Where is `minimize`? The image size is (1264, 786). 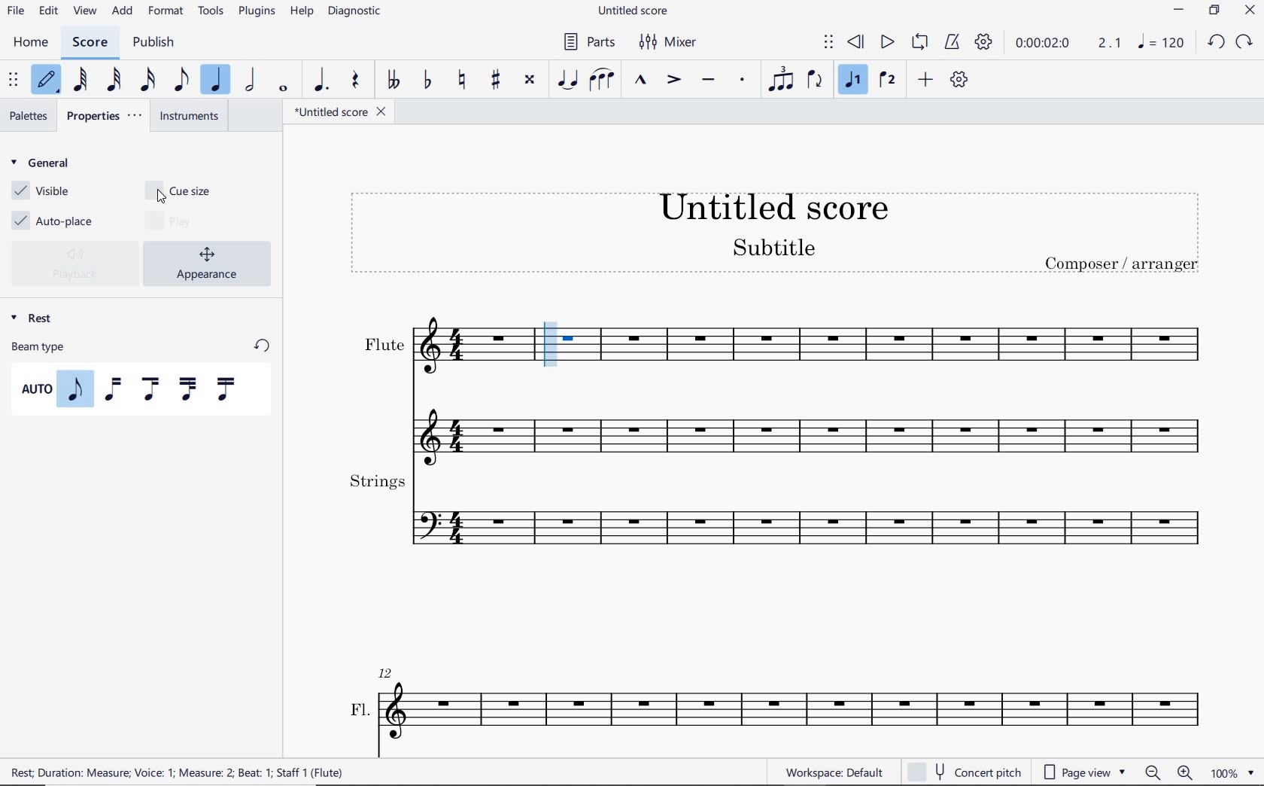
minimize is located at coordinates (1179, 12).